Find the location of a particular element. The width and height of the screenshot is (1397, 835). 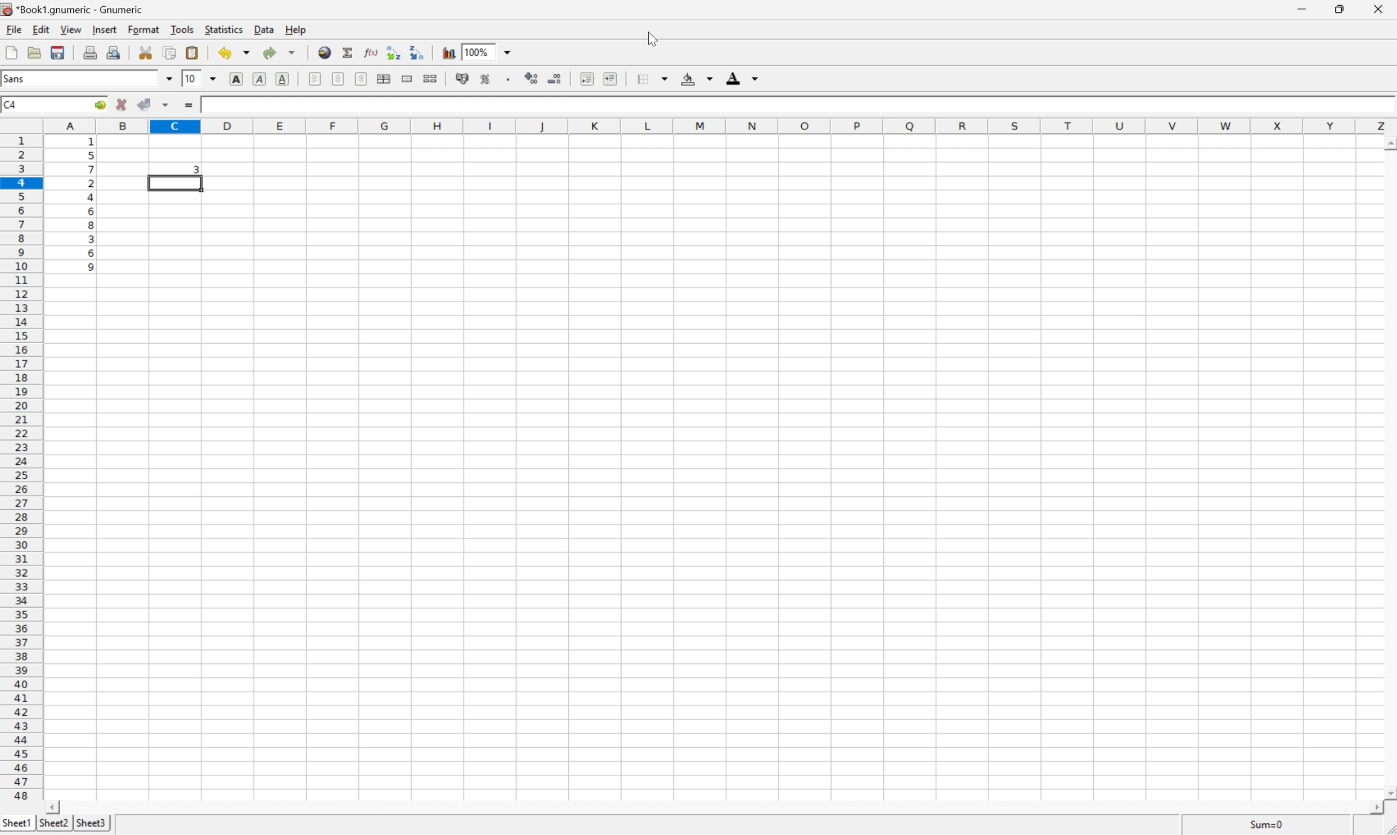

redo is located at coordinates (280, 54).